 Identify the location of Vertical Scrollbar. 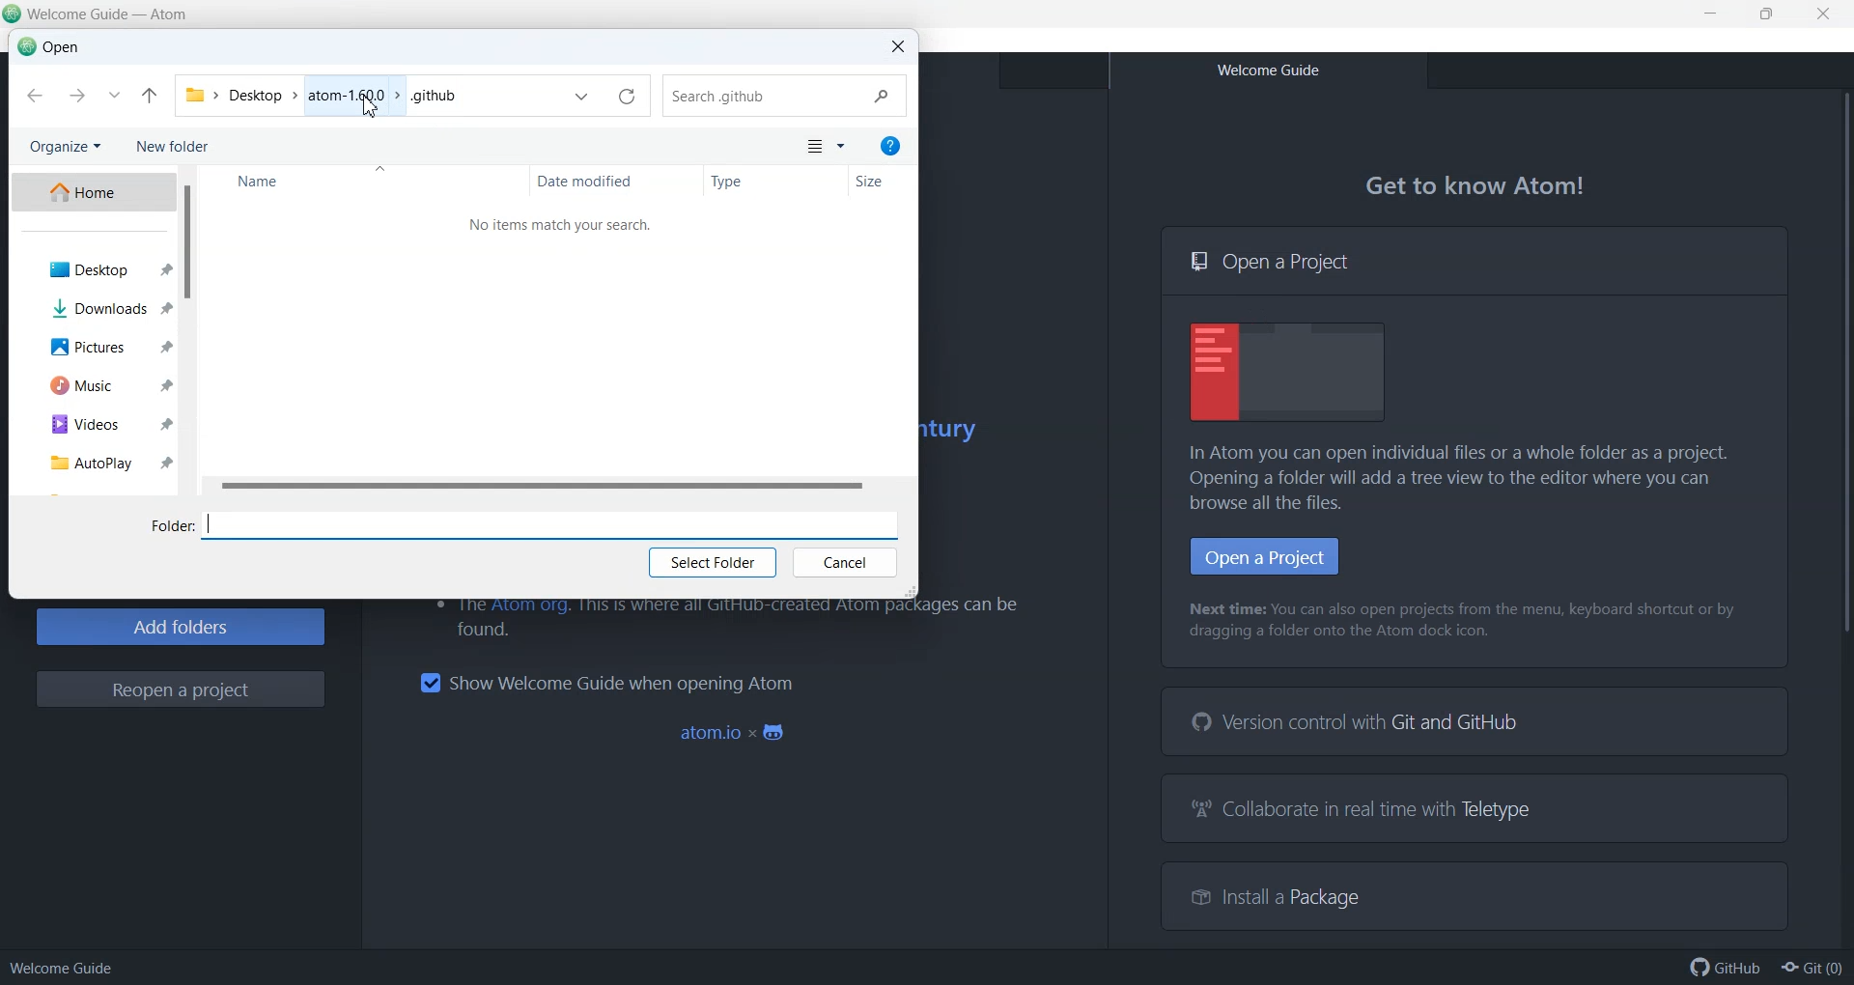
(1839, 516).